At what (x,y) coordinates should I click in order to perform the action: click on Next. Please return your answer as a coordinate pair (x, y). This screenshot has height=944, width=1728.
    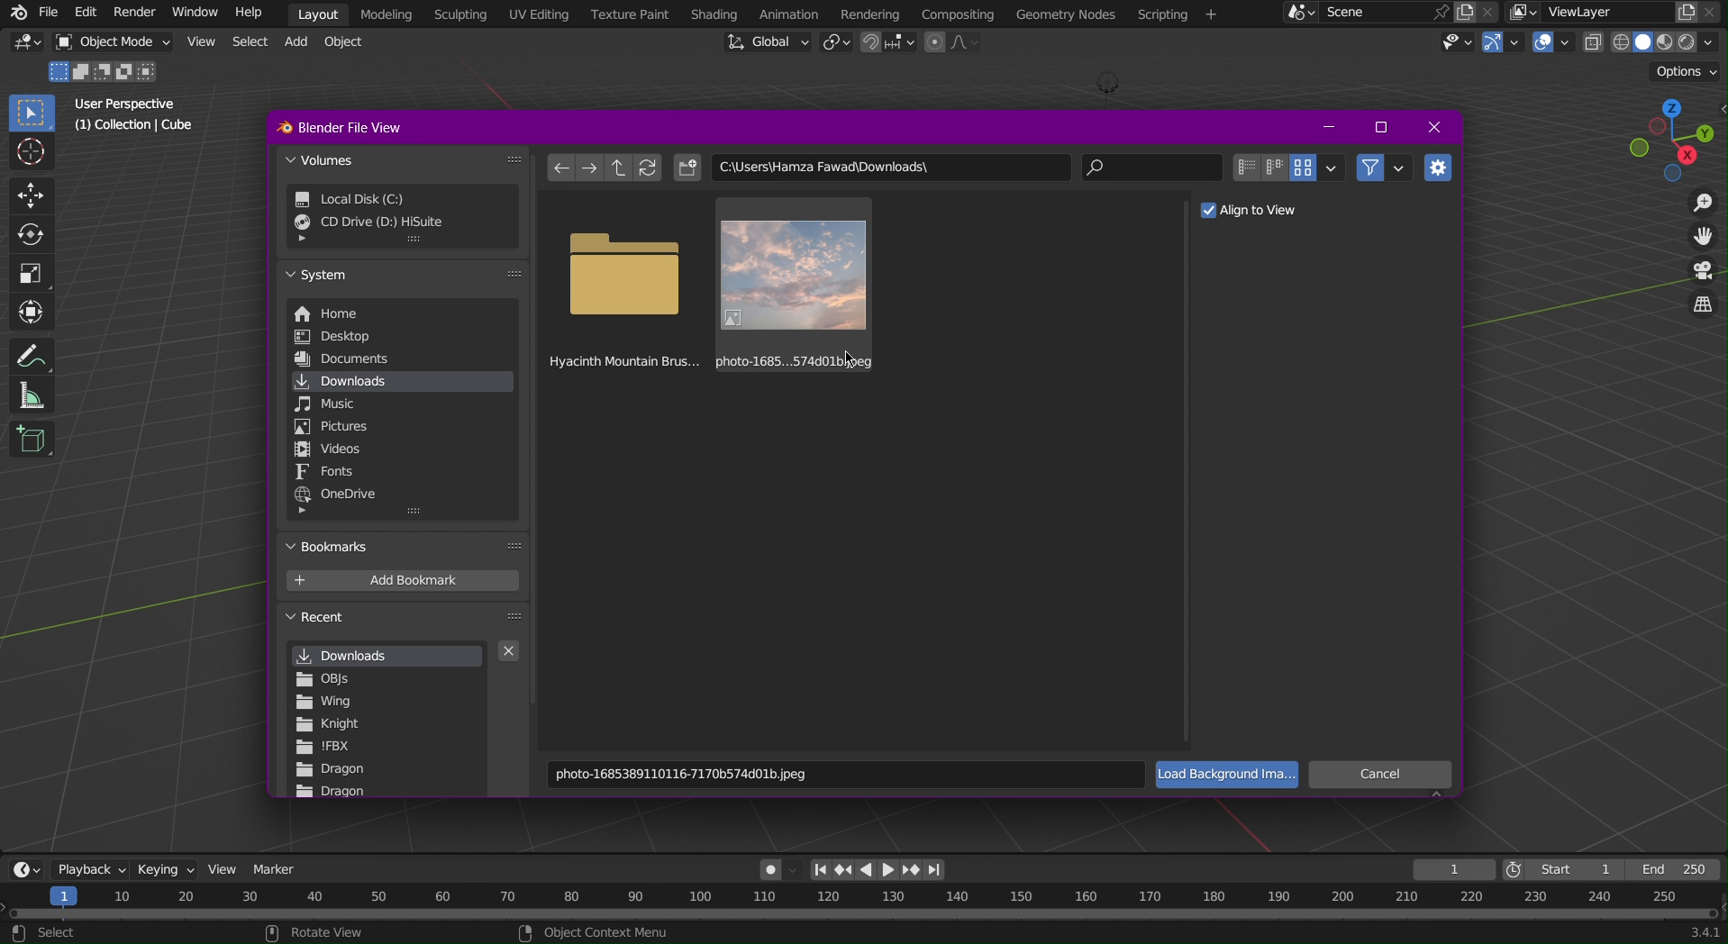
    Looking at the image, I should click on (594, 169).